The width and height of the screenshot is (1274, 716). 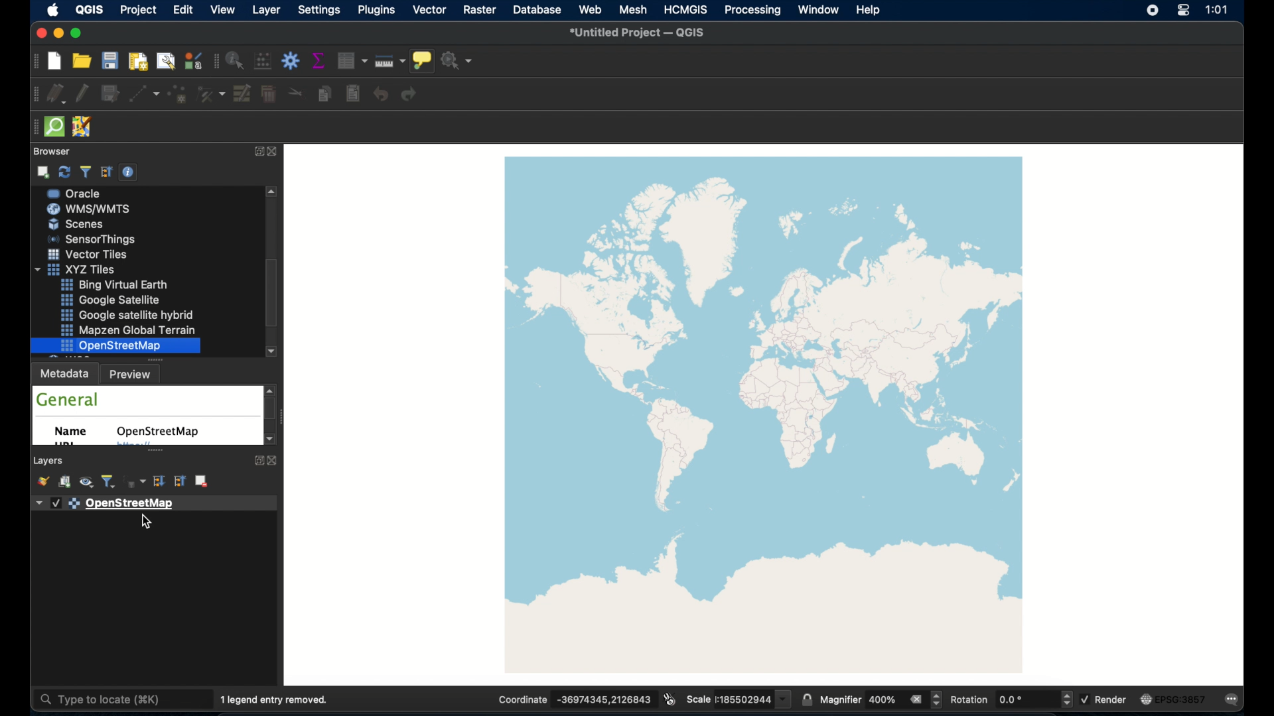 What do you see at coordinates (881, 699) in the screenshot?
I see `magnifier` at bounding box center [881, 699].